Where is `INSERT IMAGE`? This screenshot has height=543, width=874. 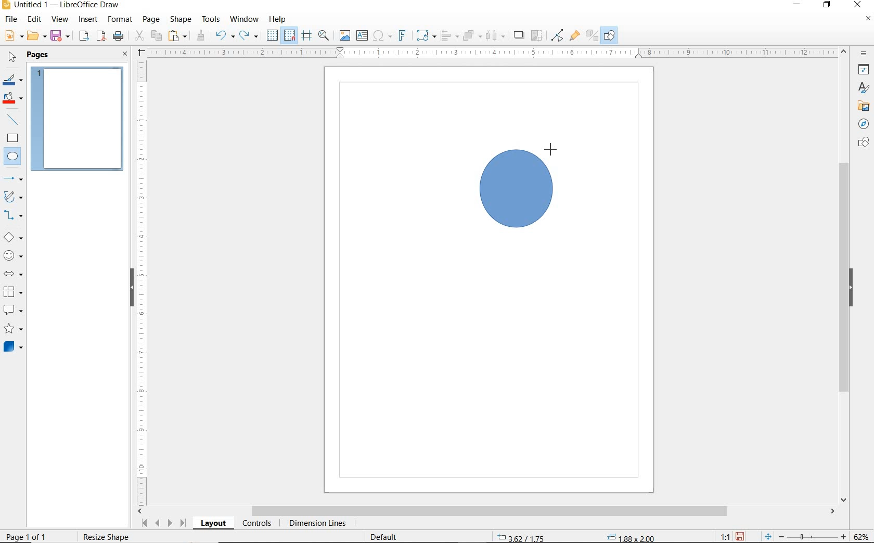 INSERT IMAGE is located at coordinates (345, 36).